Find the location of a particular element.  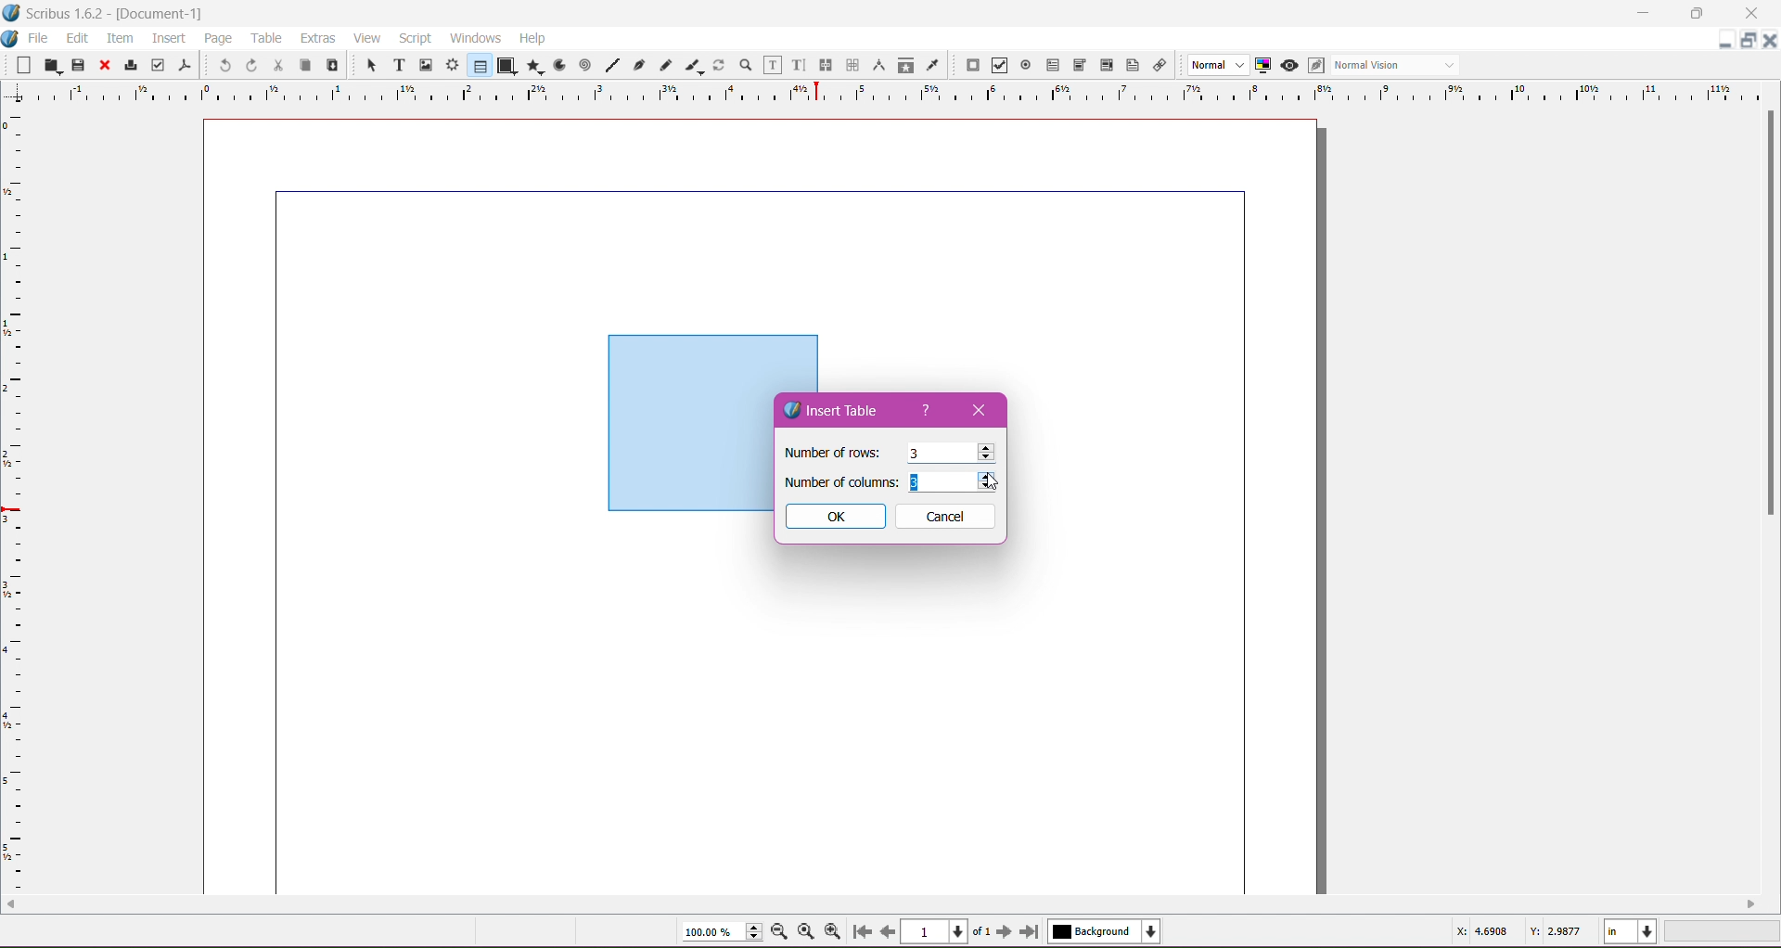

Zoom out is located at coordinates (783, 930).